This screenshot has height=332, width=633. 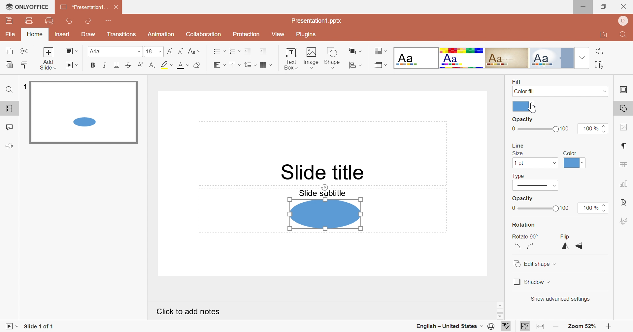 What do you see at coordinates (354, 51) in the screenshot?
I see `Arrange shape` at bounding box center [354, 51].